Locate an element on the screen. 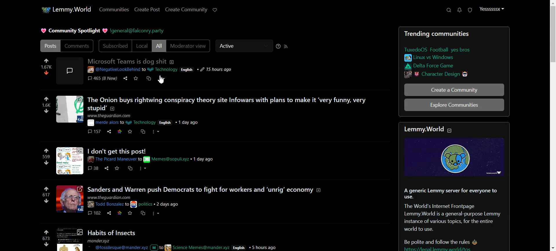  Hyperlink is located at coordinates (138, 31).